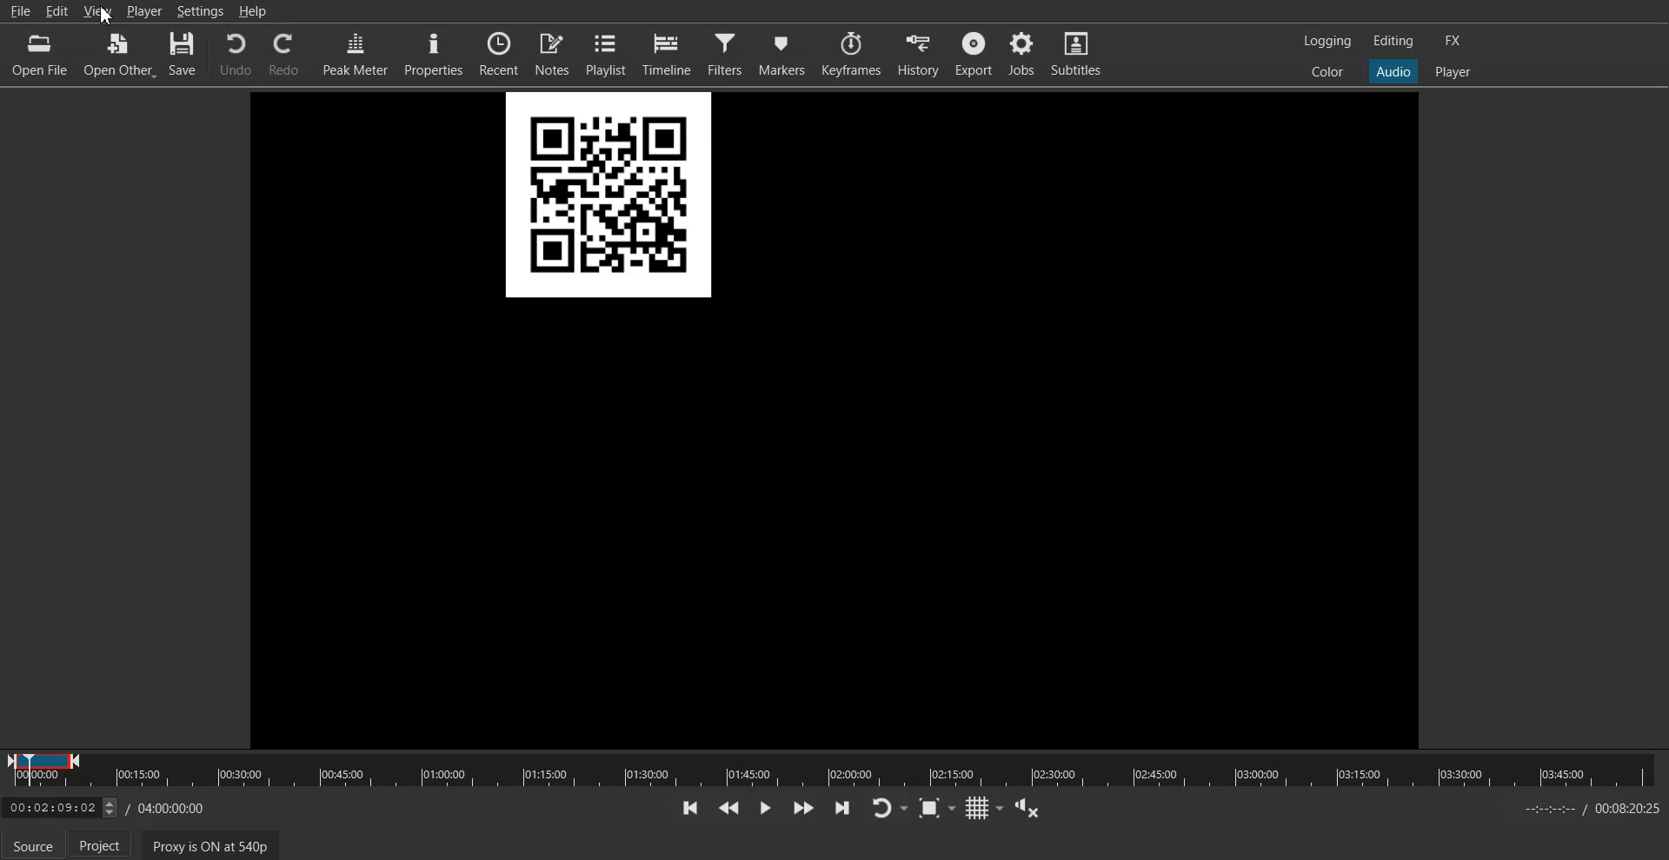  What do you see at coordinates (33, 844) in the screenshot?
I see `Source` at bounding box center [33, 844].